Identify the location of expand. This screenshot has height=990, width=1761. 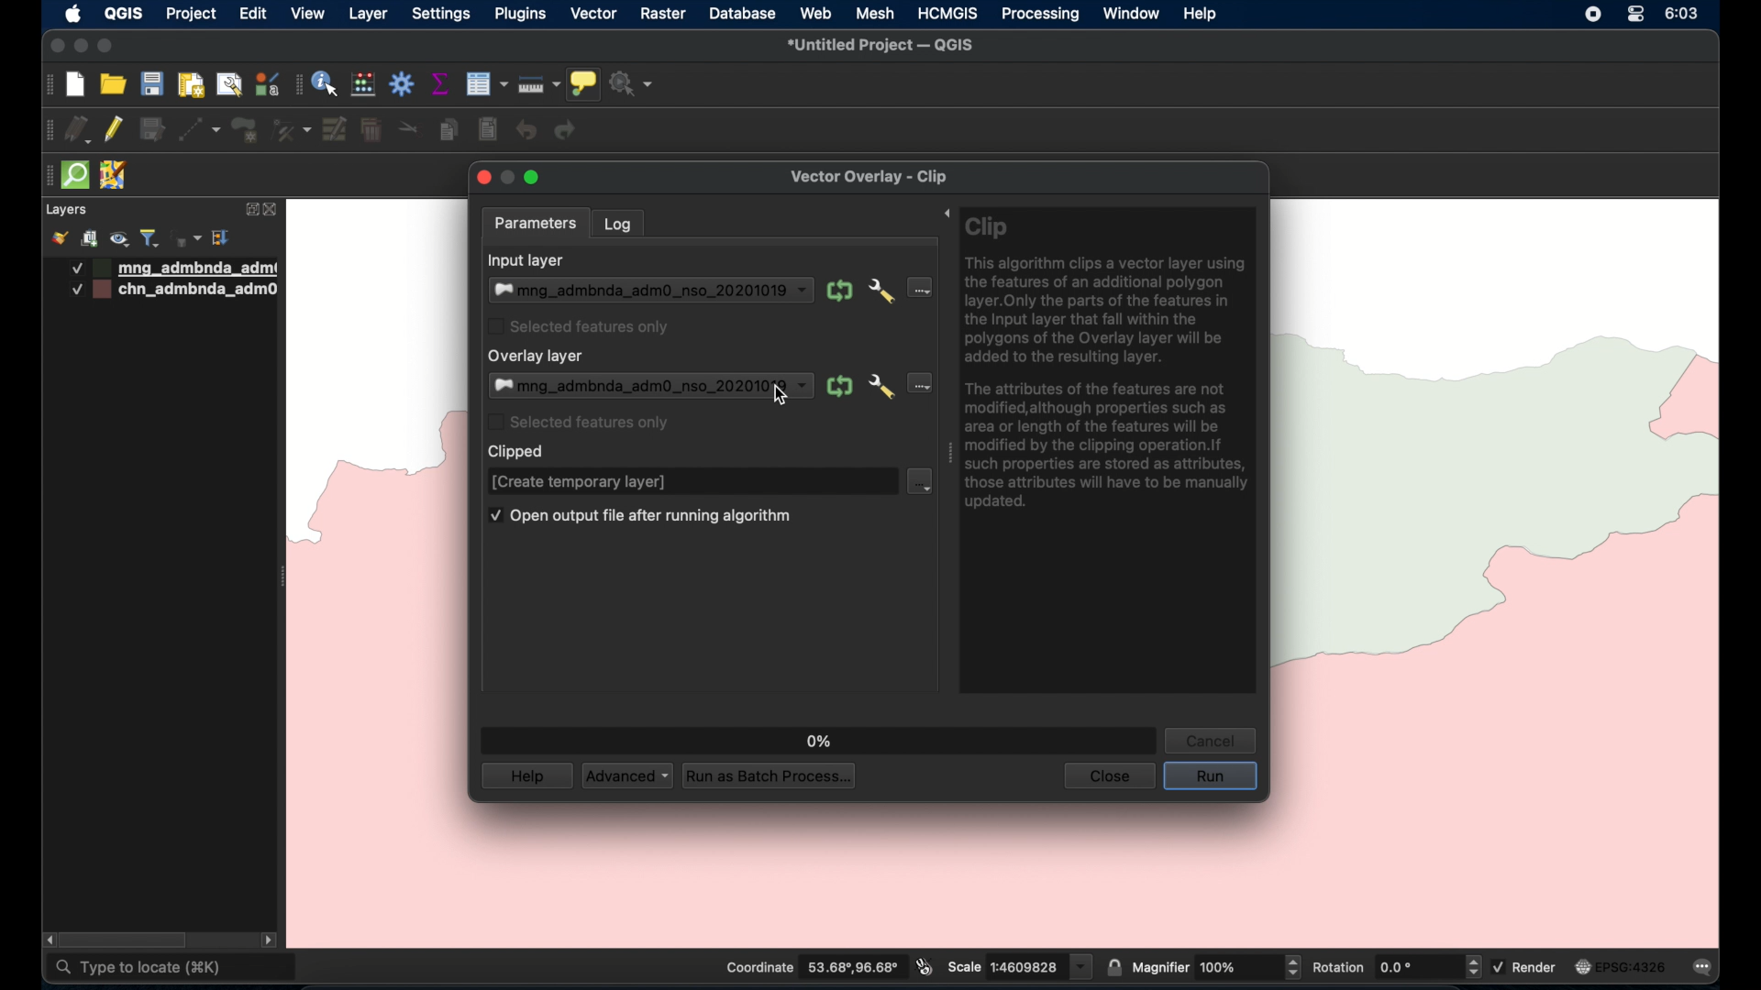
(249, 211).